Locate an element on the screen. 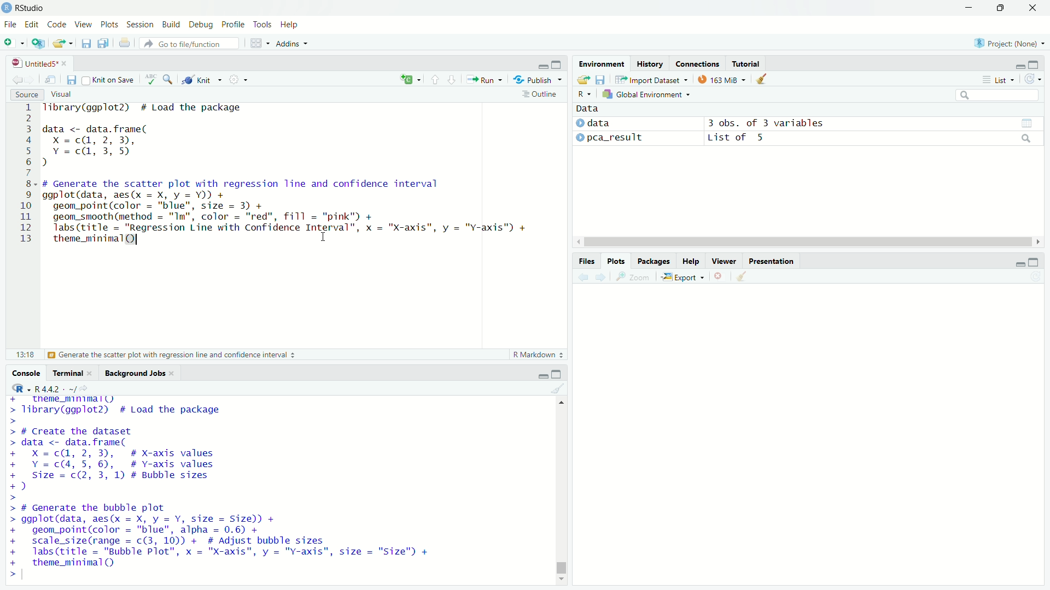 This screenshot has width=1050, height=590. expand is located at coordinates (1034, 261).